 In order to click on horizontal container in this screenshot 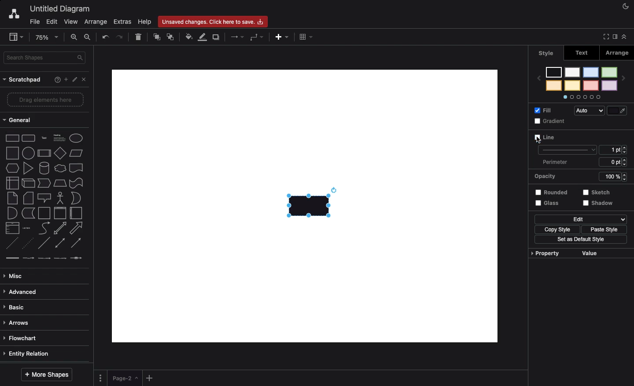, I will do `click(78, 213)`.